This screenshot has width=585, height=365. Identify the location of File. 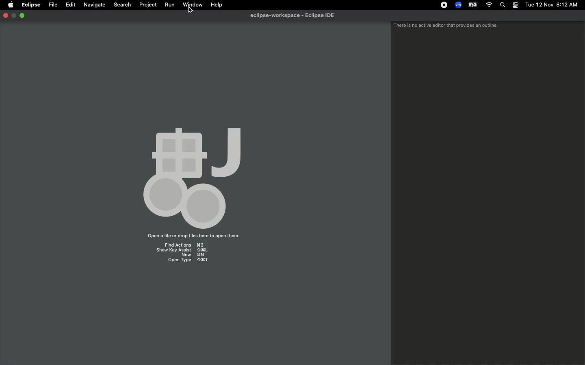
(53, 4).